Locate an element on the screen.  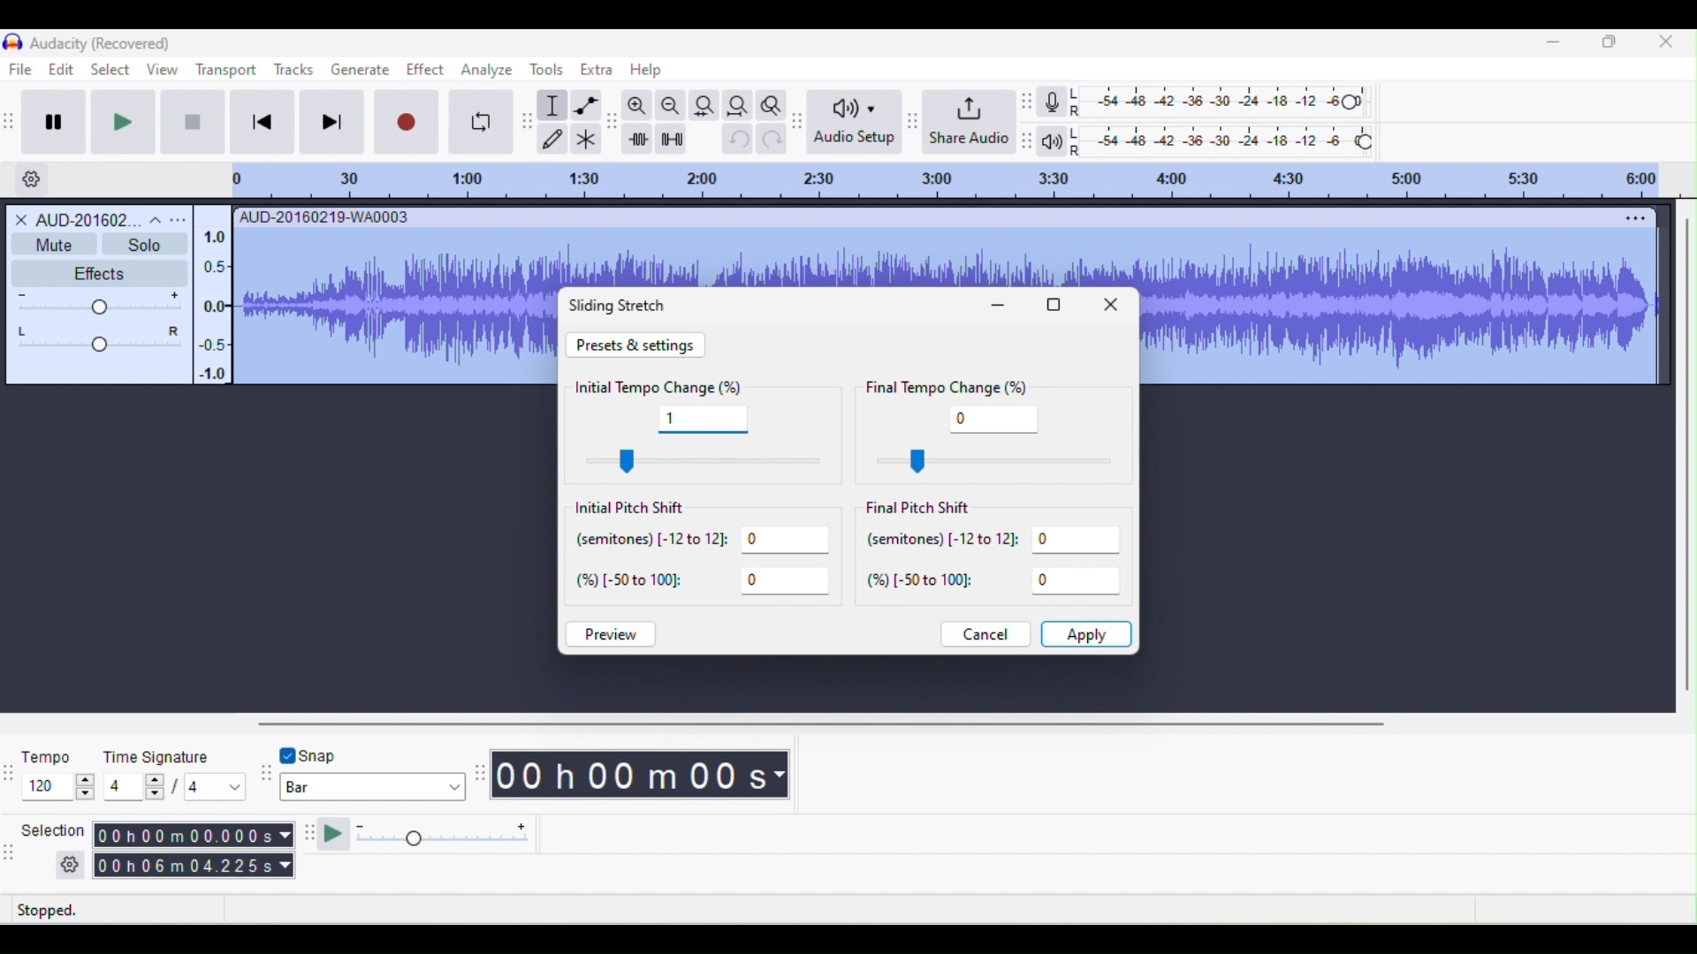
edit is located at coordinates (57, 70).